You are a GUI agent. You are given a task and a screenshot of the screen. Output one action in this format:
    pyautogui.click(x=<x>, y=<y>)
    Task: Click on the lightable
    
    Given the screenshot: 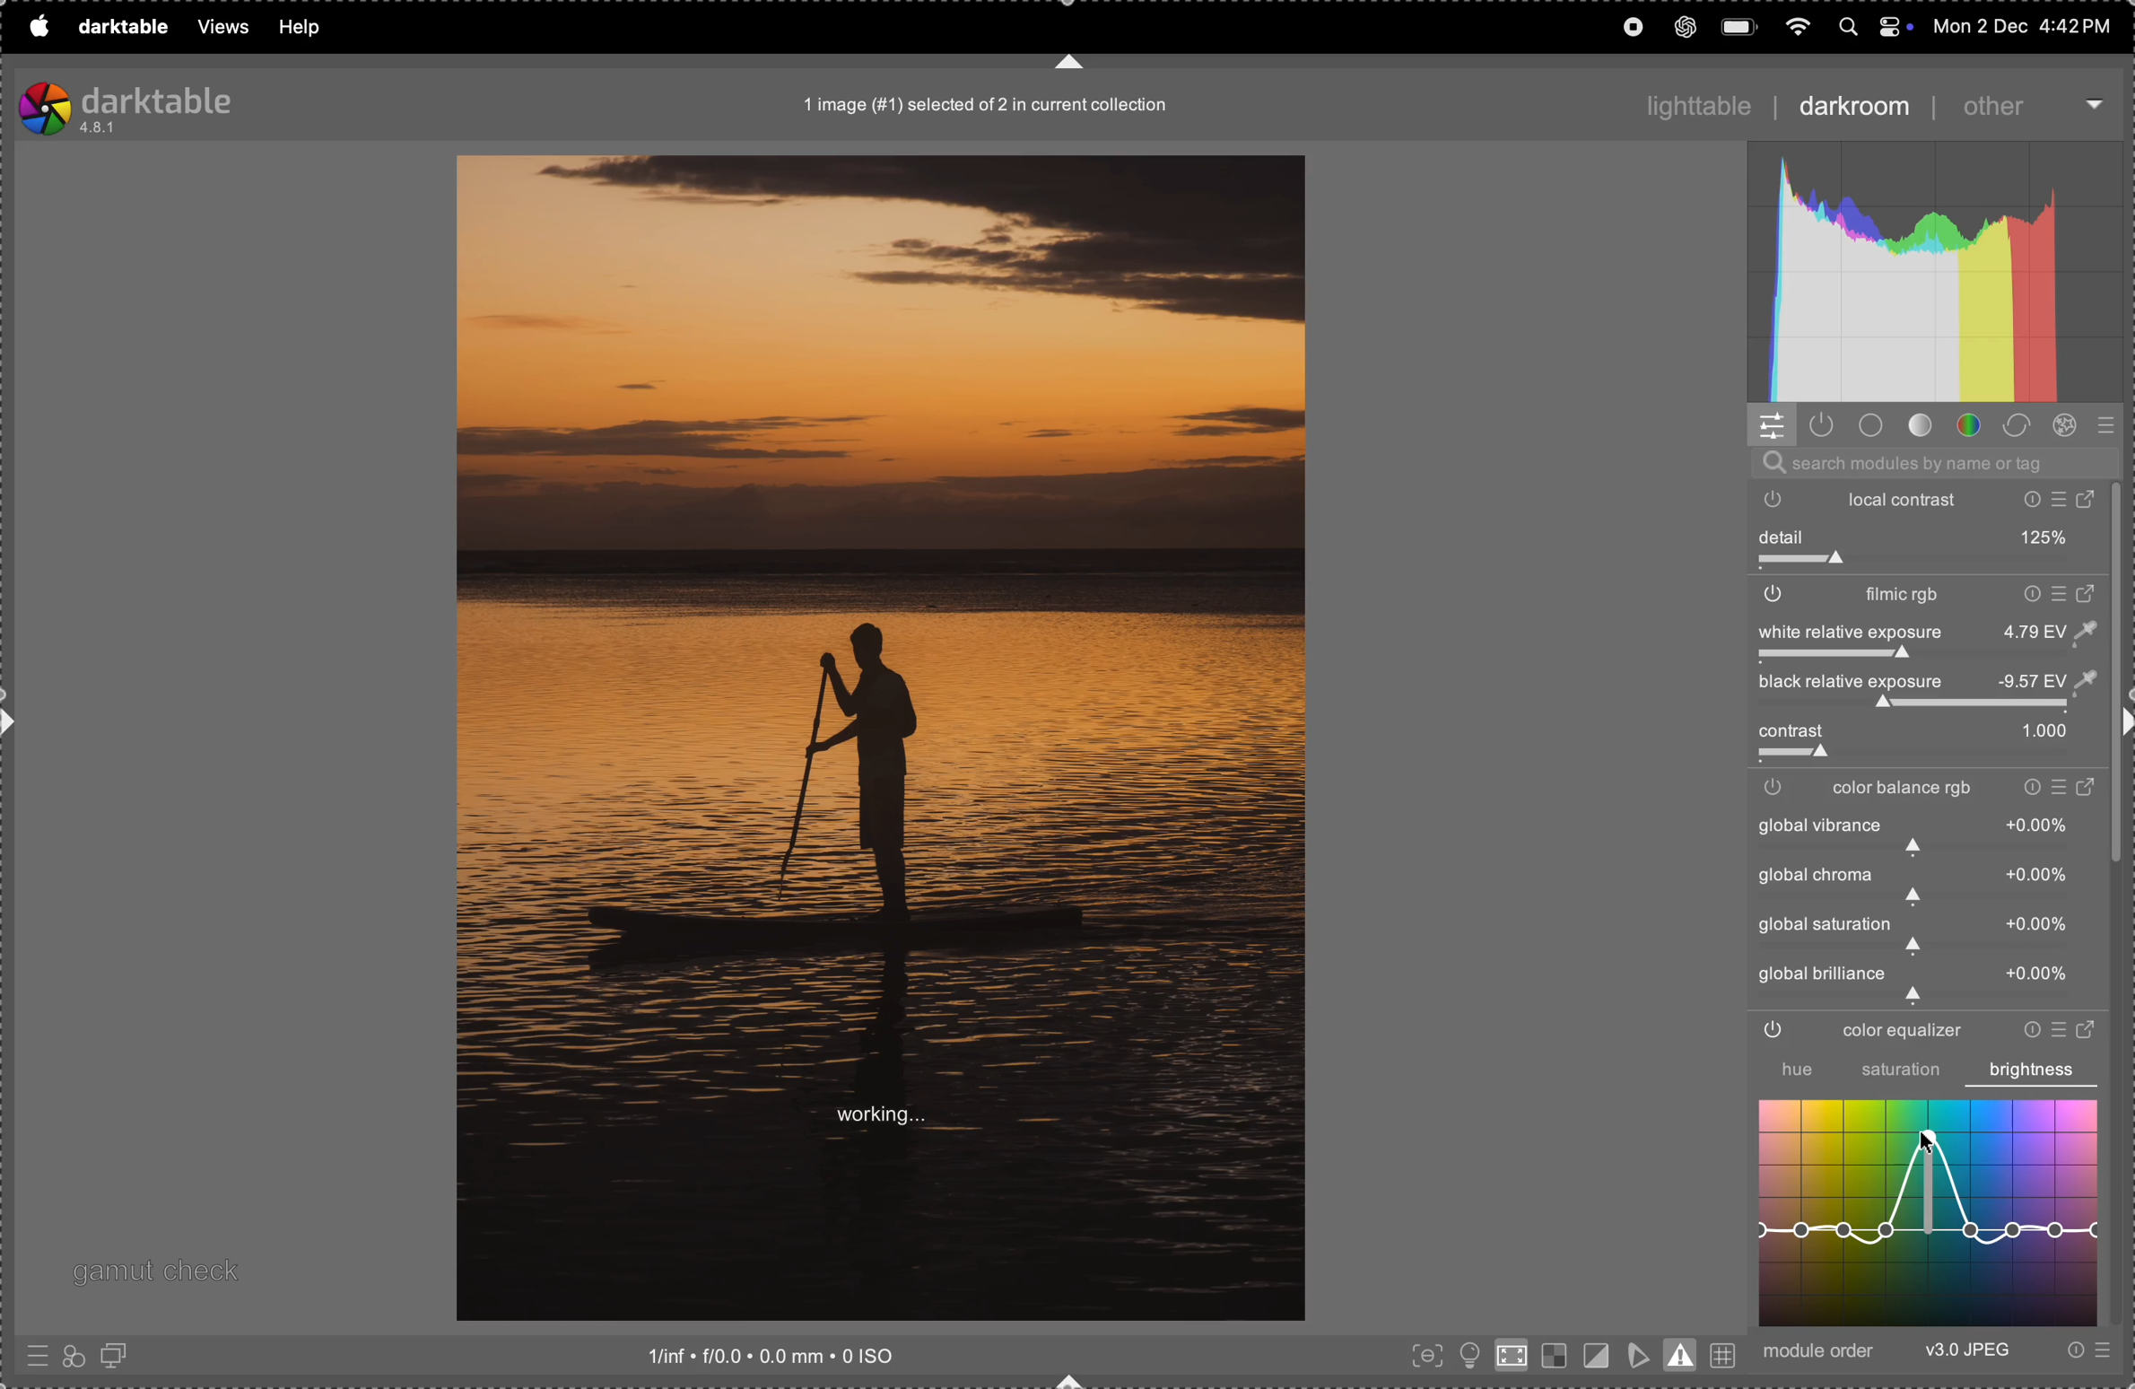 What is the action you would take?
    pyautogui.click(x=1688, y=100)
    